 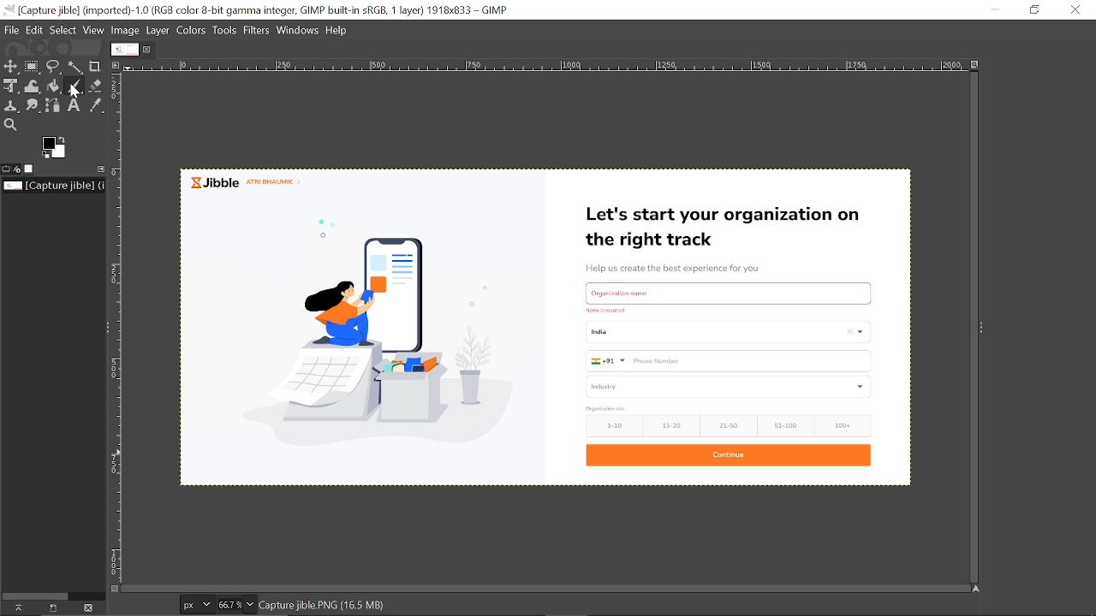 What do you see at coordinates (16, 607) in the screenshot?
I see `Raise this images displays` at bounding box center [16, 607].